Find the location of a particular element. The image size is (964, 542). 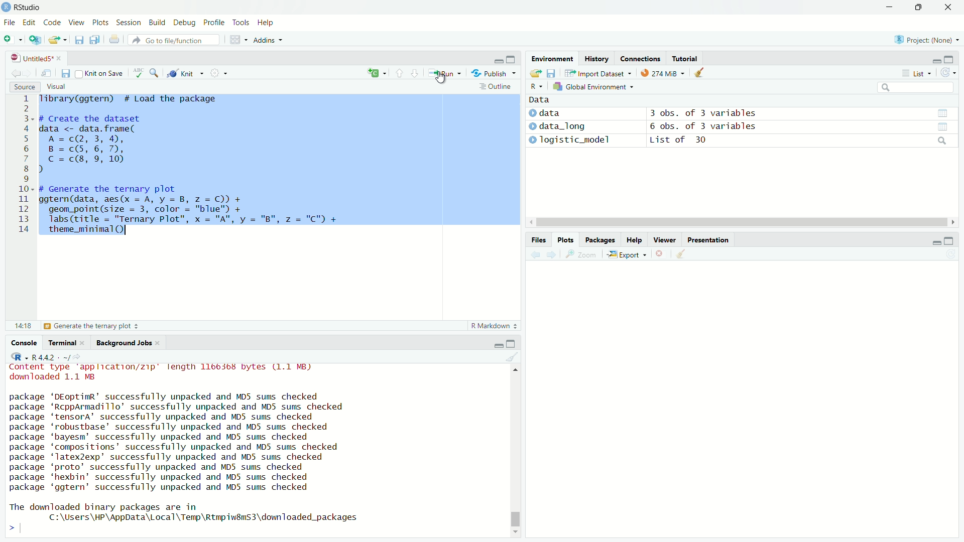

close is located at coordinates (658, 254).